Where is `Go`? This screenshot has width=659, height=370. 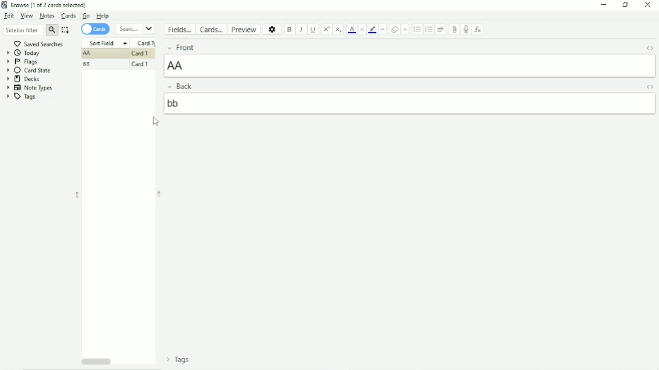
Go is located at coordinates (86, 16).